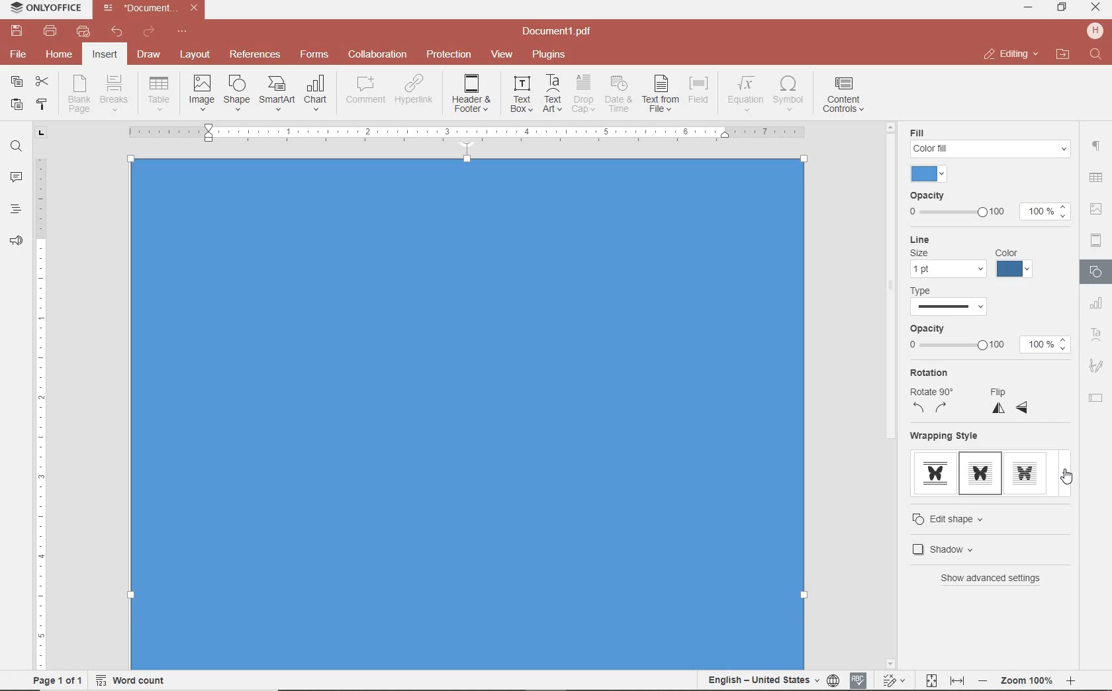 The width and height of the screenshot is (1112, 691). What do you see at coordinates (892, 681) in the screenshot?
I see `track change` at bounding box center [892, 681].